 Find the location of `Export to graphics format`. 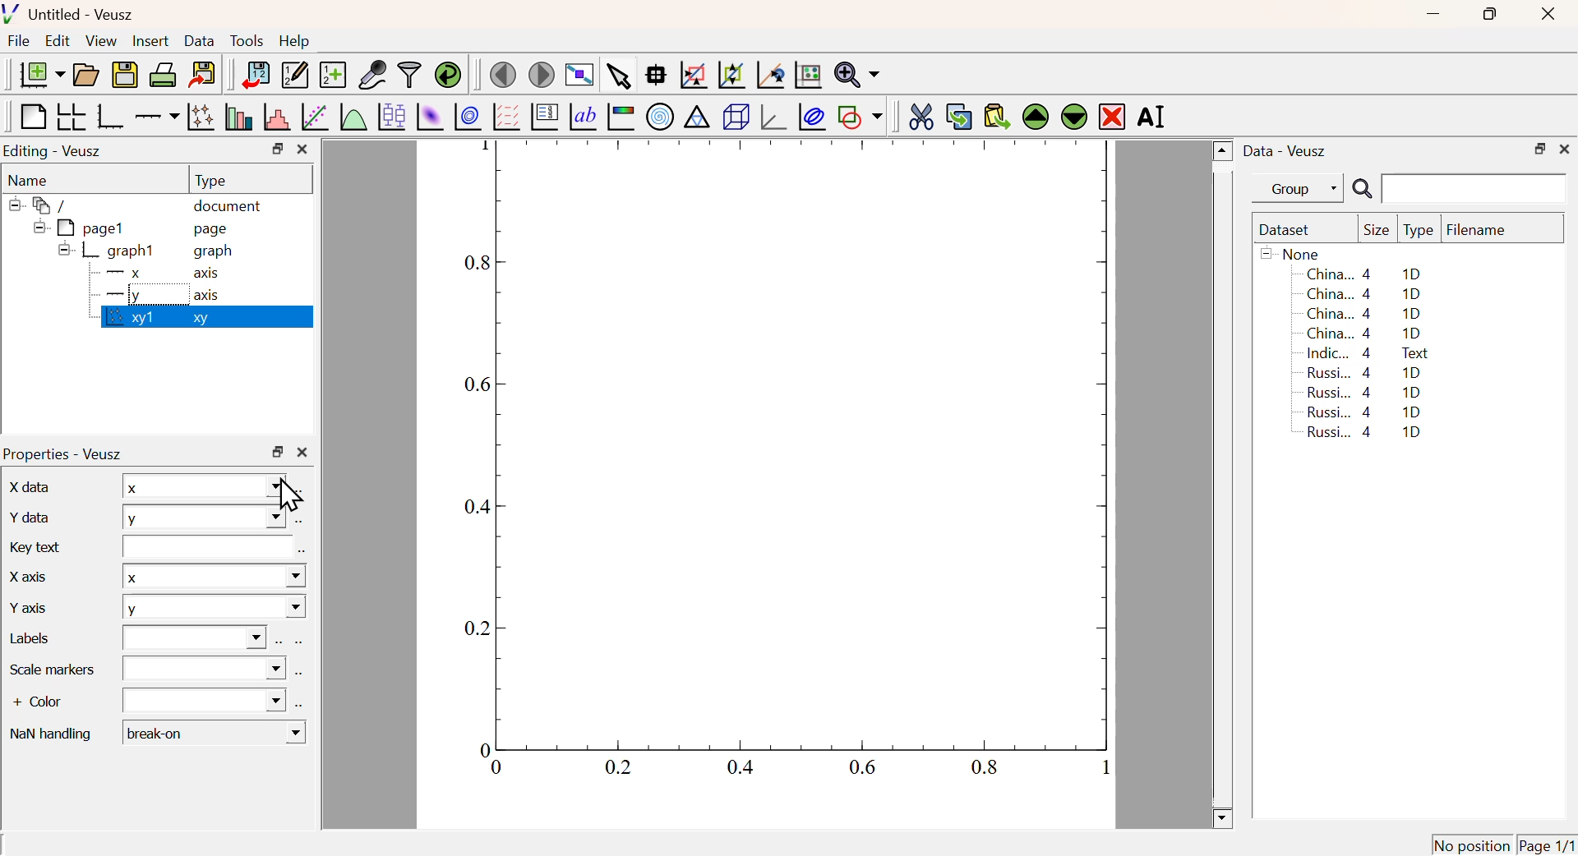

Export to graphics format is located at coordinates (203, 72).